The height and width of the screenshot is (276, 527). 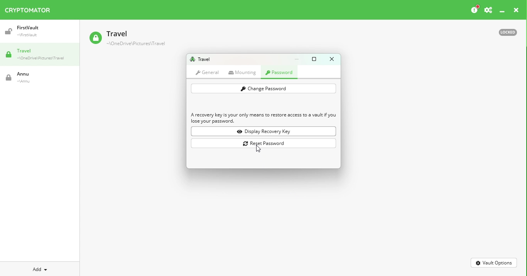 What do you see at coordinates (33, 77) in the screenshot?
I see `Vault` at bounding box center [33, 77].